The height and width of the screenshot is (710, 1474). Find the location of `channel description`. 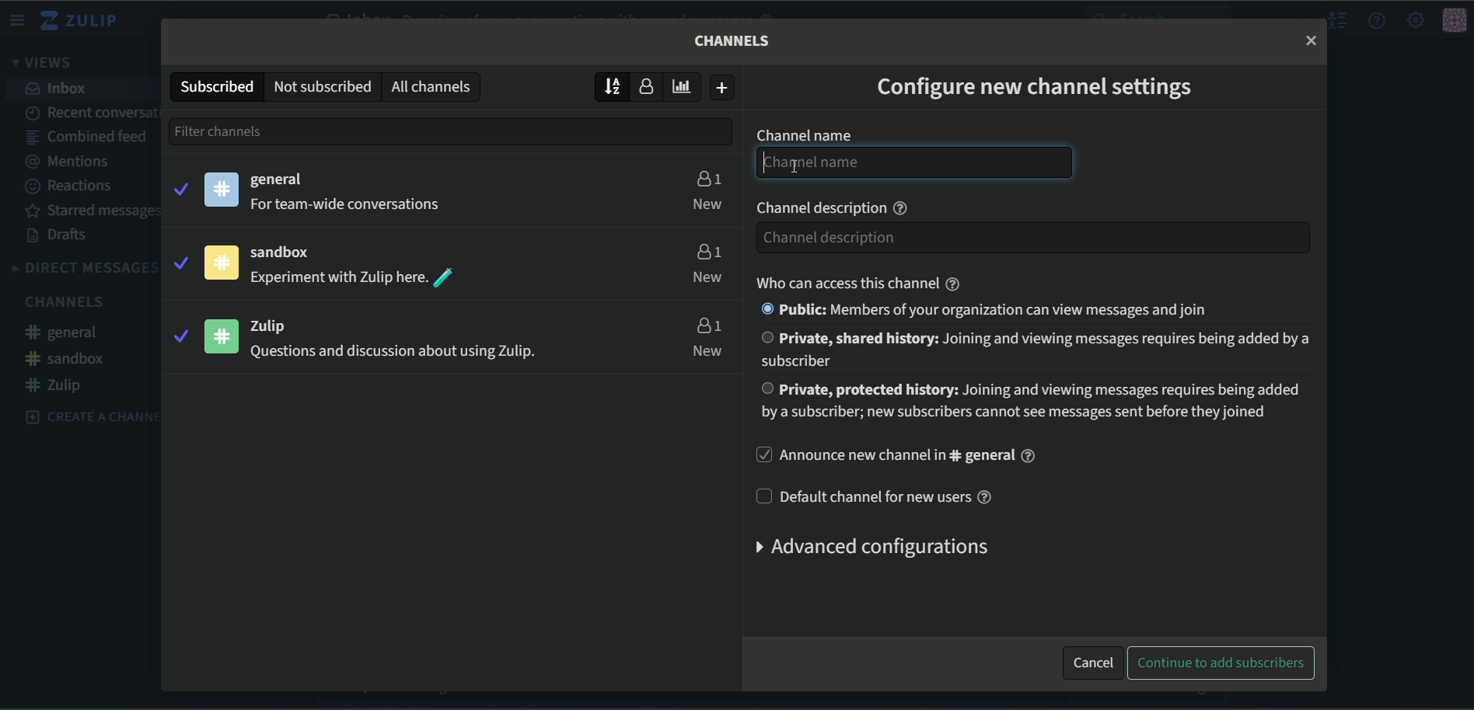

channel description is located at coordinates (941, 236).